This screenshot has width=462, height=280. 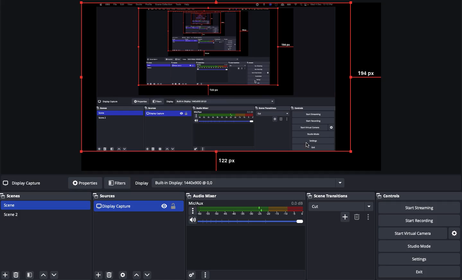 What do you see at coordinates (136, 274) in the screenshot?
I see `Up` at bounding box center [136, 274].